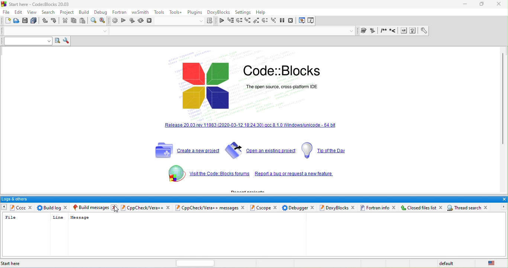 The image size is (508, 268). I want to click on debugging window, so click(302, 21).